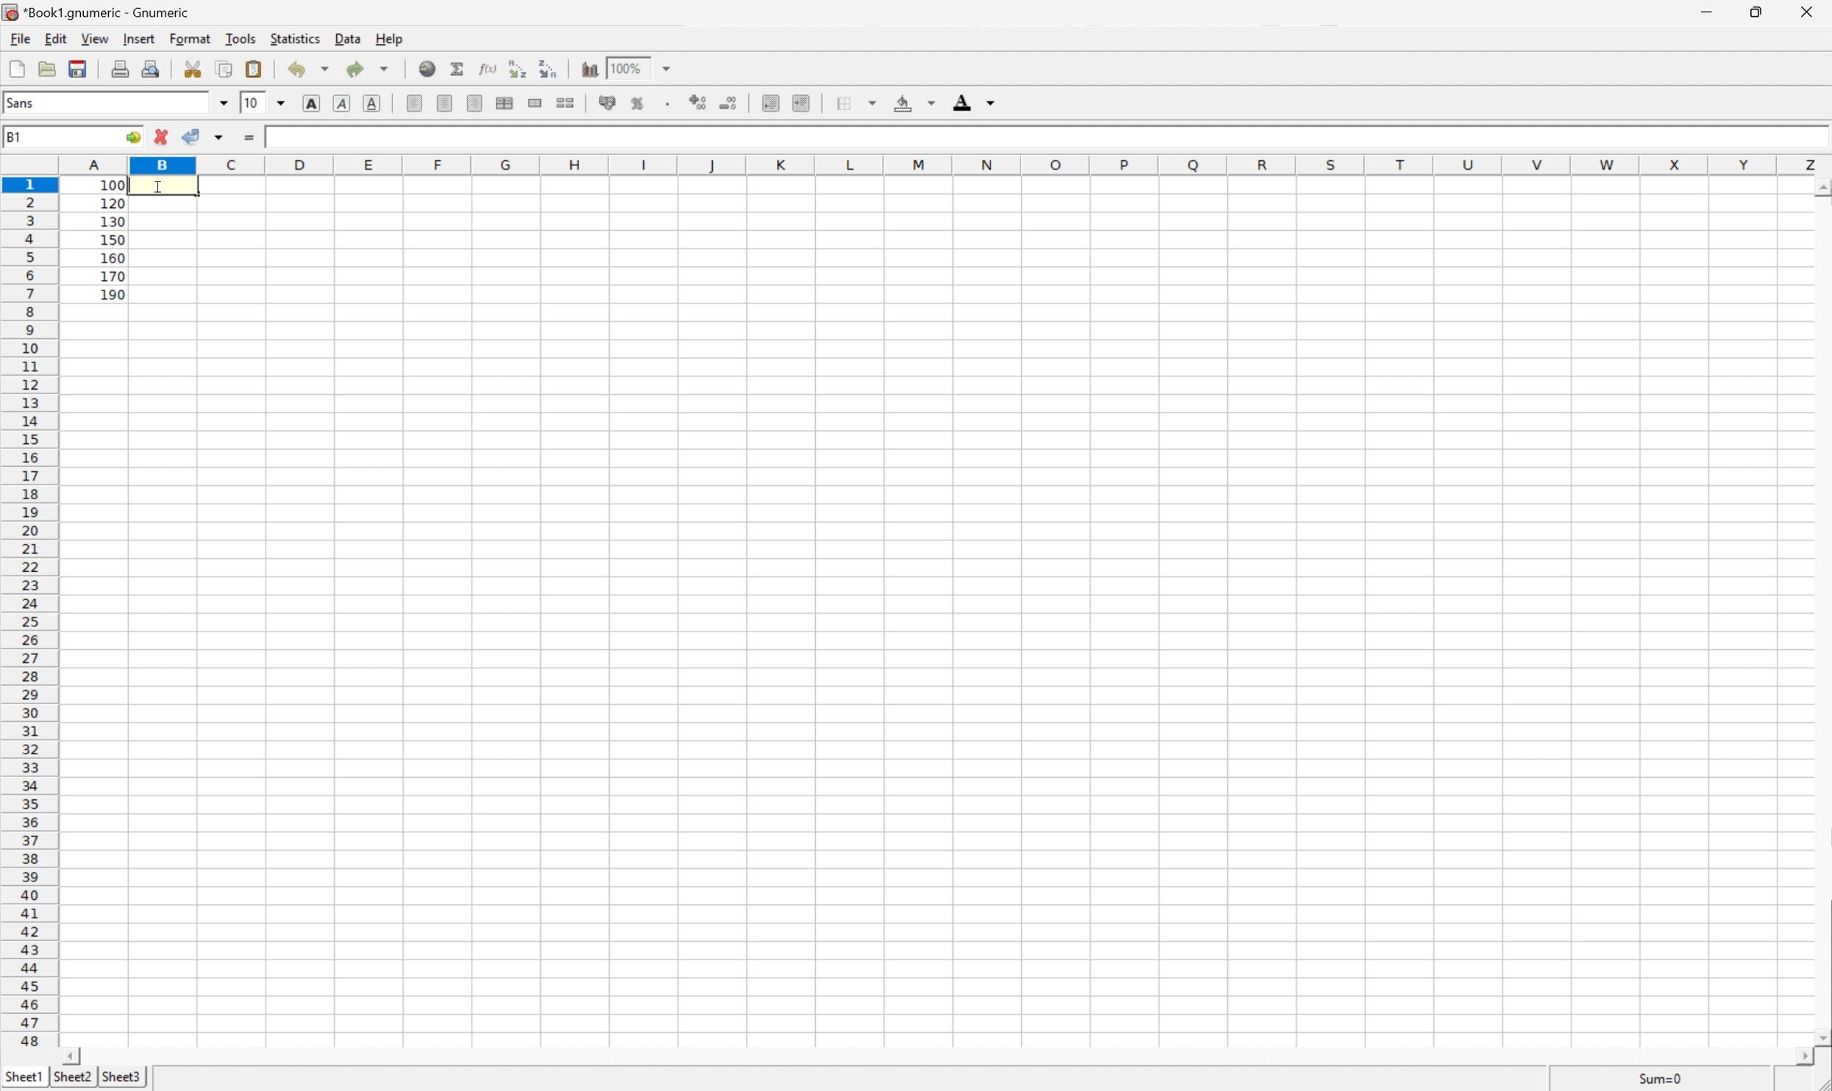  I want to click on Sort the selected region in descending order based on the first column selected, so click(550, 69).